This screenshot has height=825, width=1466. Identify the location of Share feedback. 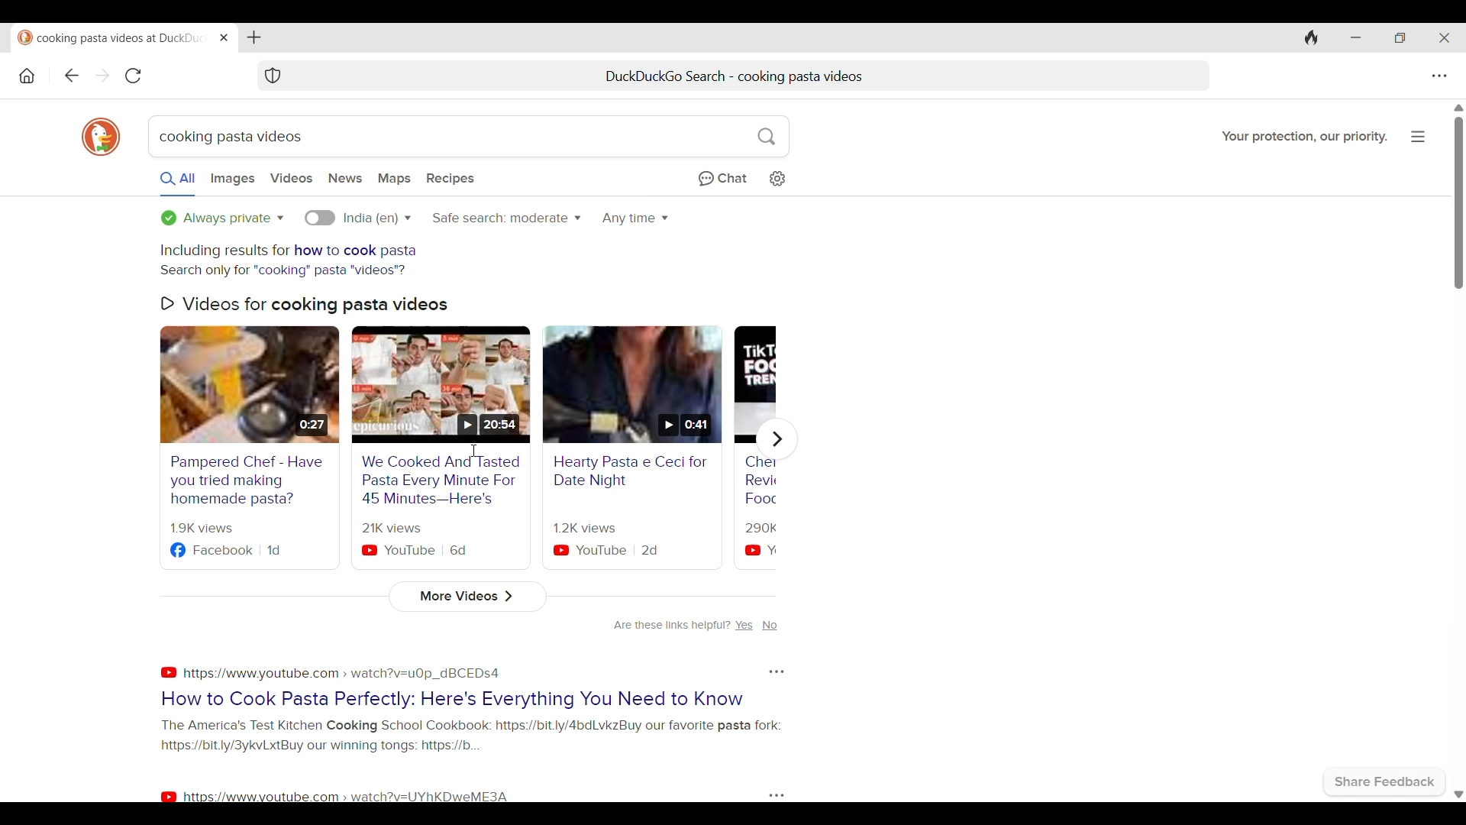
(1384, 781).